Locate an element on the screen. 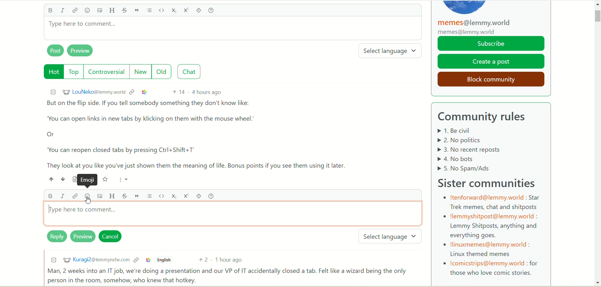 The height and width of the screenshot is (287, 601). type comment here is located at coordinates (234, 216).